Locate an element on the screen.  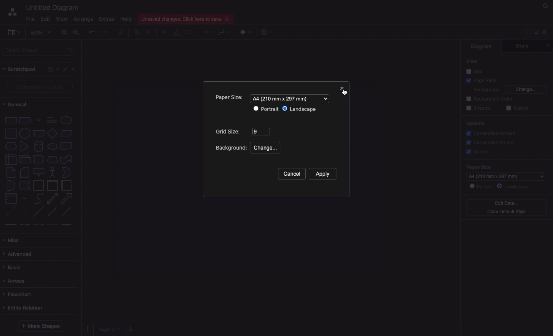
Landscape is located at coordinates (513, 187).